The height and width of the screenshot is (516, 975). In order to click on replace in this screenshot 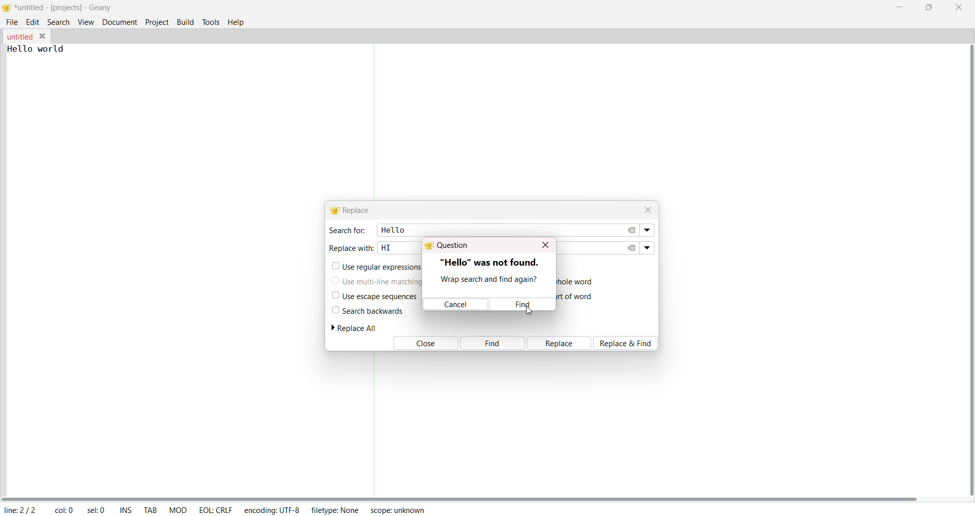, I will do `click(352, 210)`.